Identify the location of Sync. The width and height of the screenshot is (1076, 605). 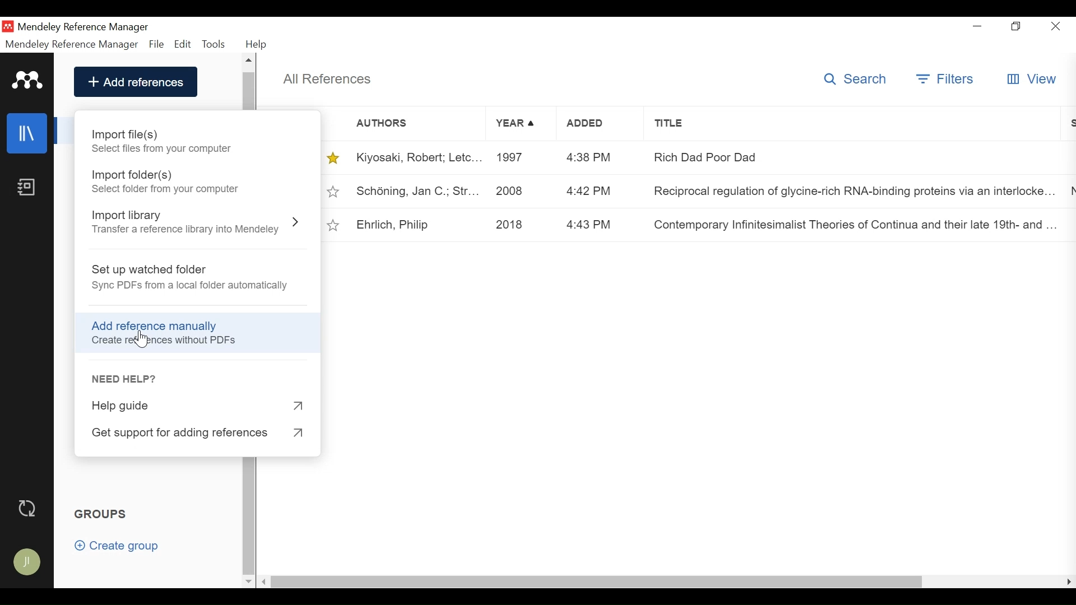
(29, 508).